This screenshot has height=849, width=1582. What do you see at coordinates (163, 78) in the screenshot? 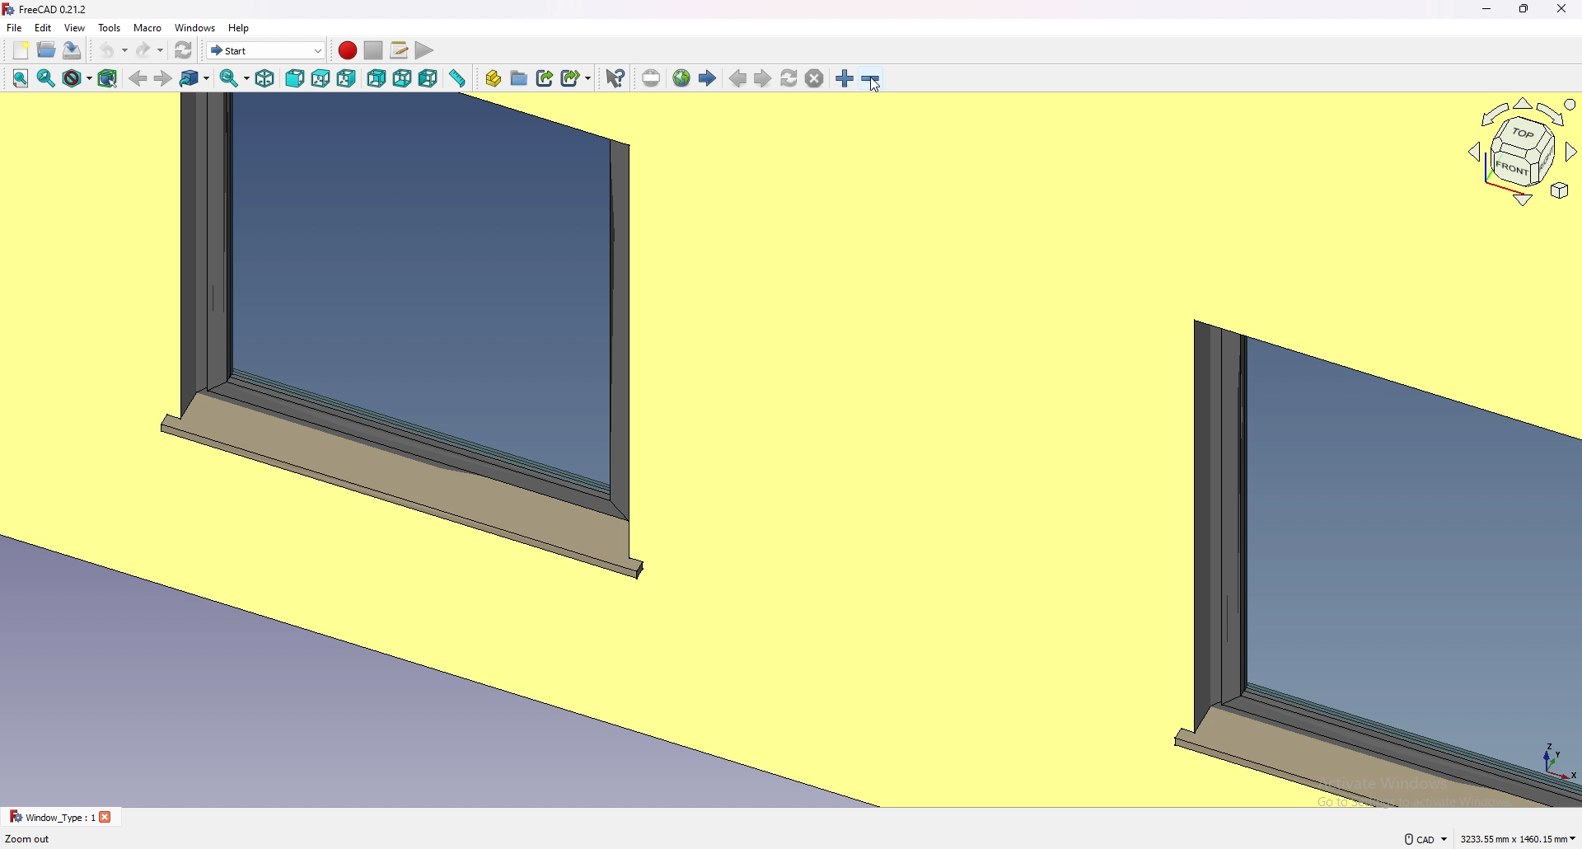
I see `forward` at bounding box center [163, 78].